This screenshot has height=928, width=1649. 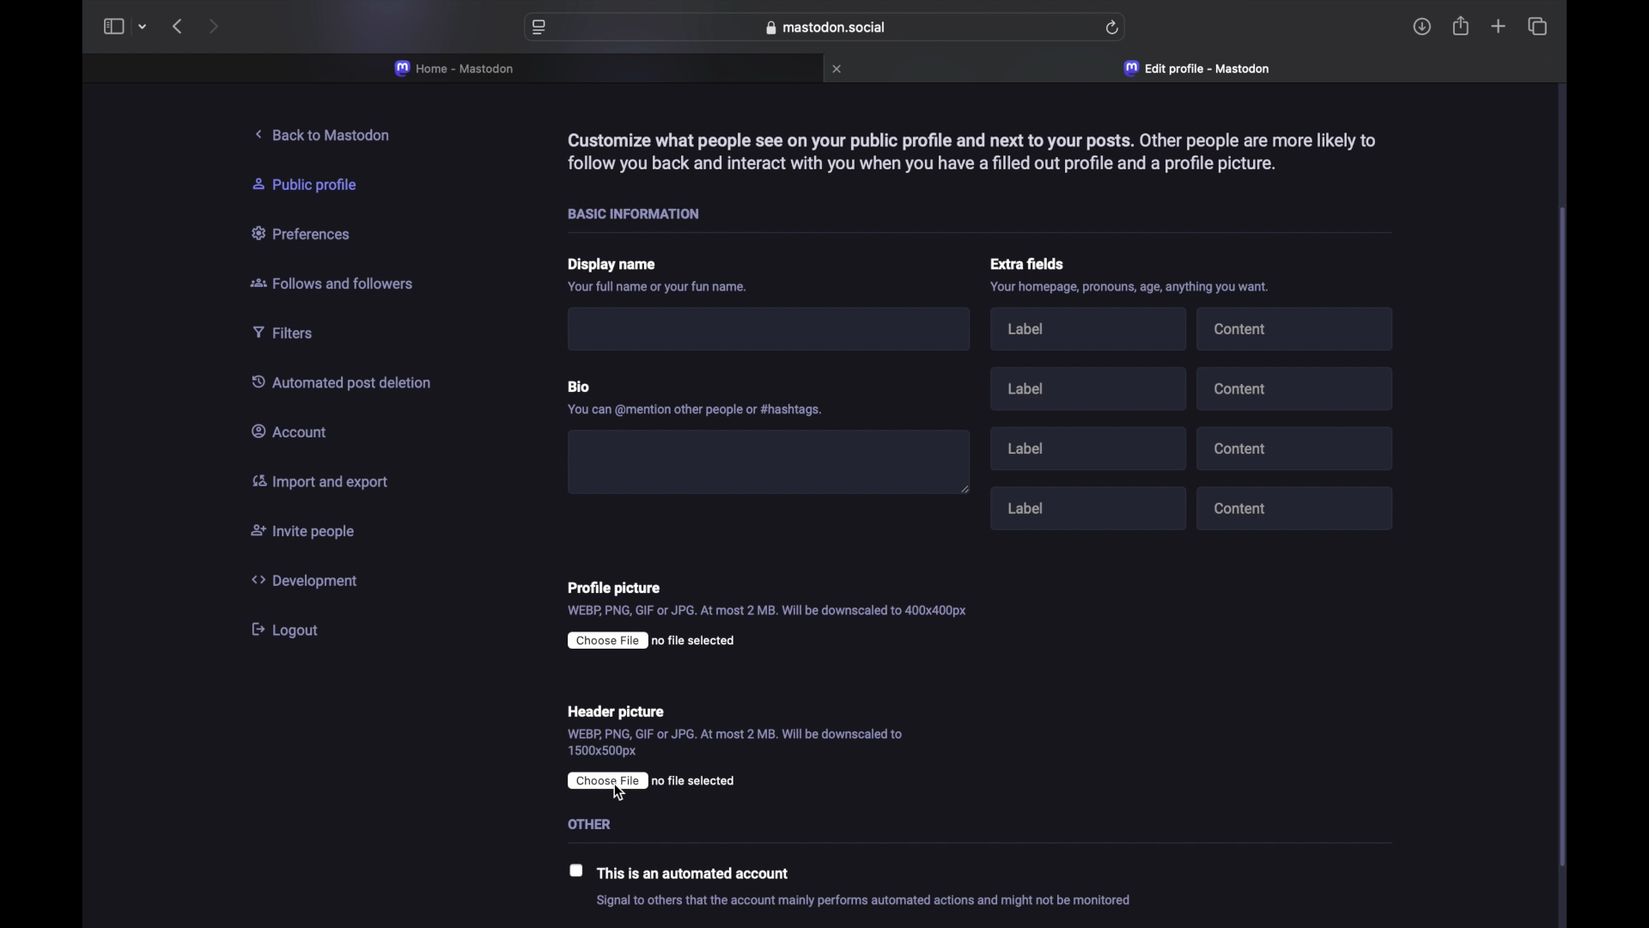 I want to click on label, so click(x=1092, y=446).